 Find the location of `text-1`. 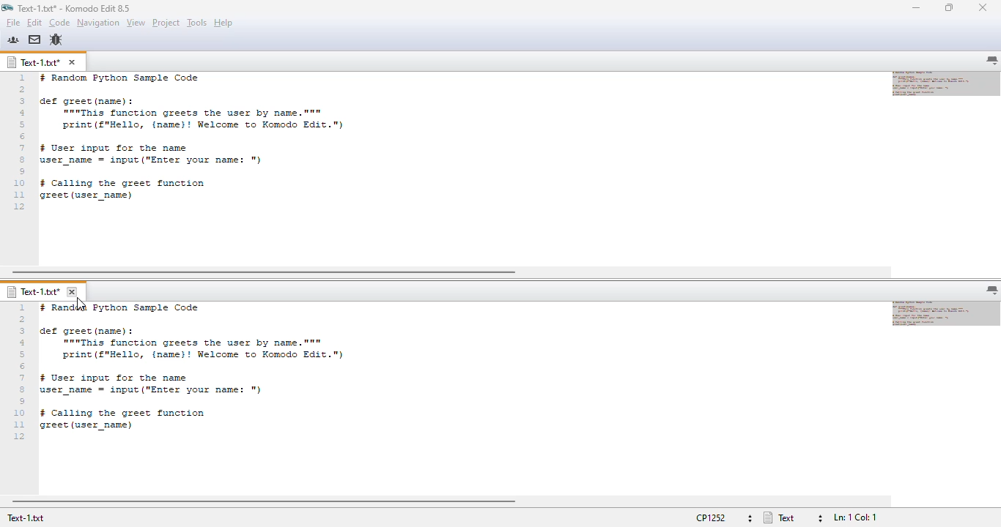

text-1 is located at coordinates (26, 518).